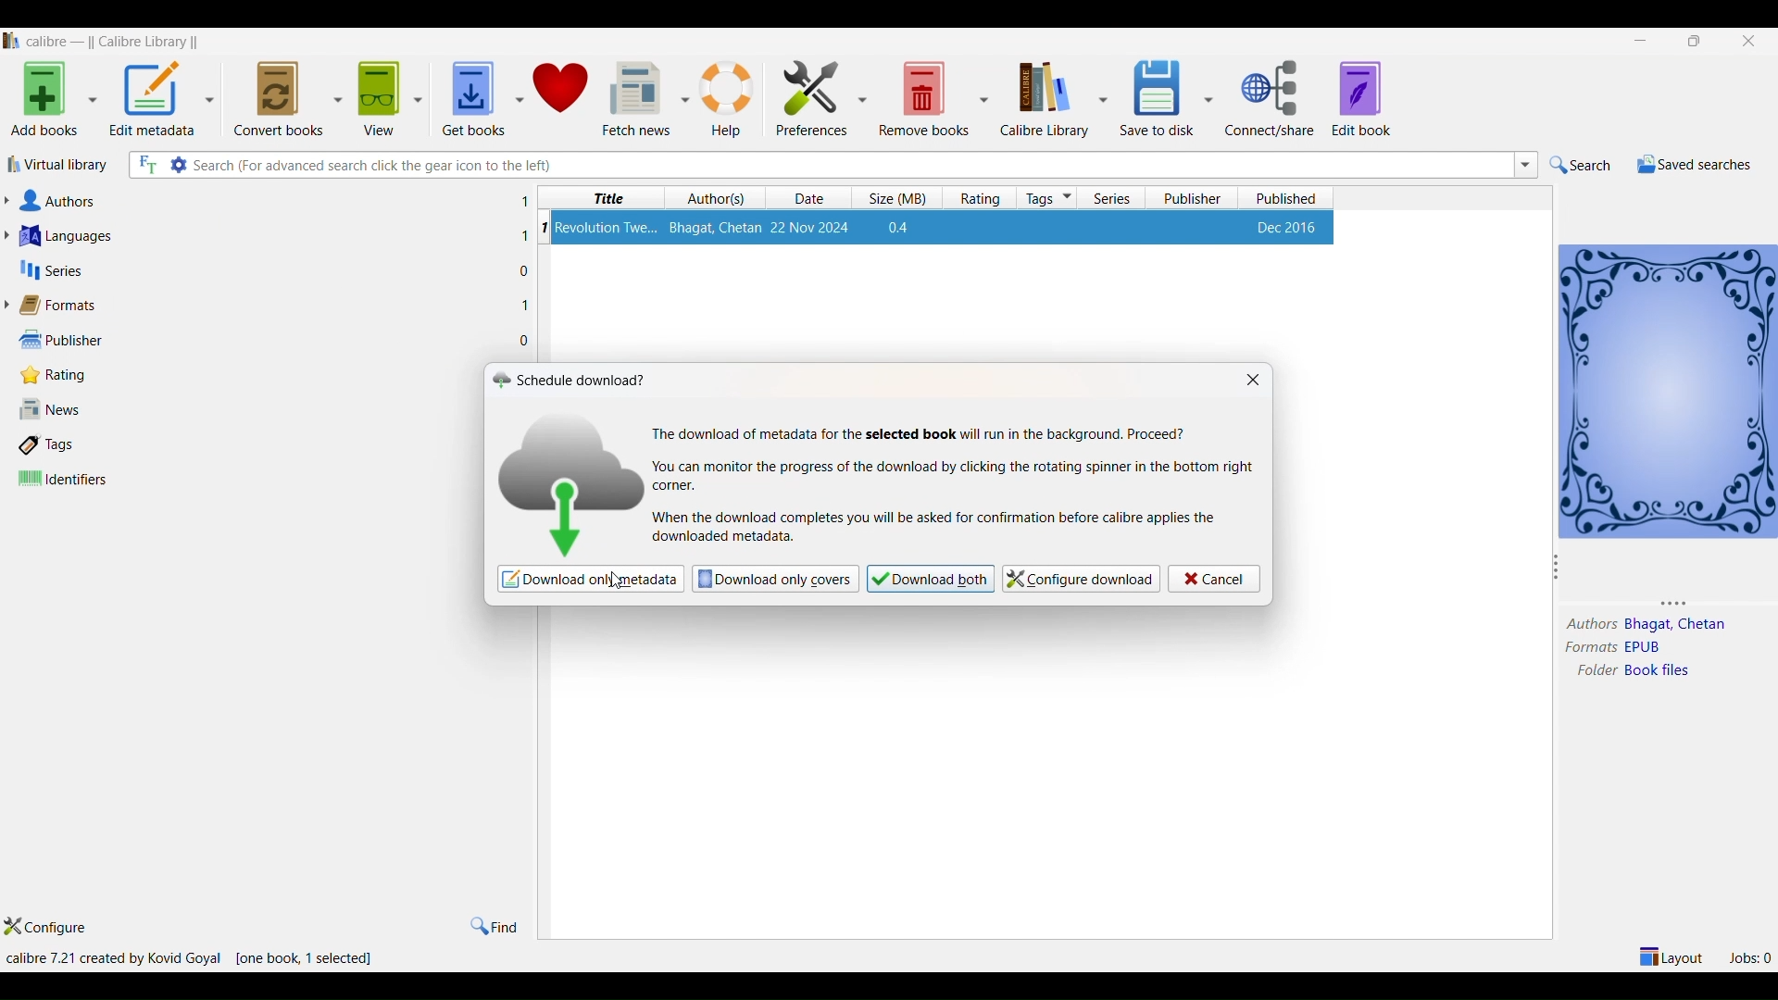 This screenshot has height=1000, width=1778. Describe the element at coordinates (568, 484) in the screenshot. I see `download logo` at that location.